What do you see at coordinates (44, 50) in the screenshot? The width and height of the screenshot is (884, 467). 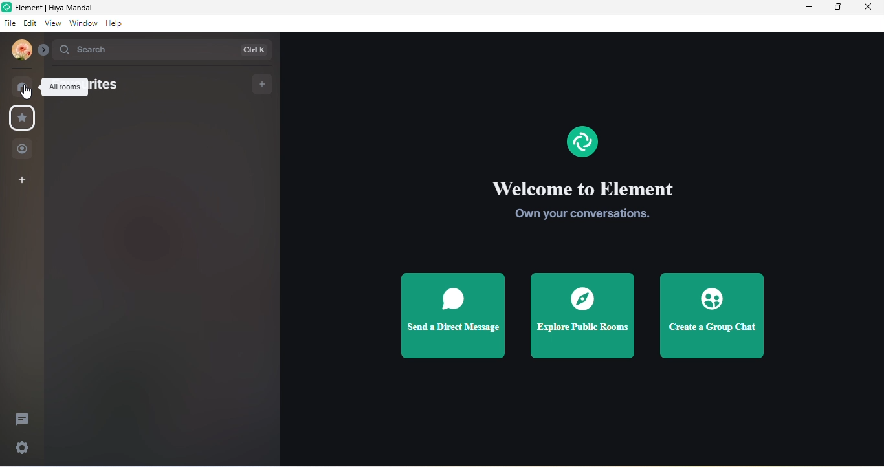 I see `expand` at bounding box center [44, 50].